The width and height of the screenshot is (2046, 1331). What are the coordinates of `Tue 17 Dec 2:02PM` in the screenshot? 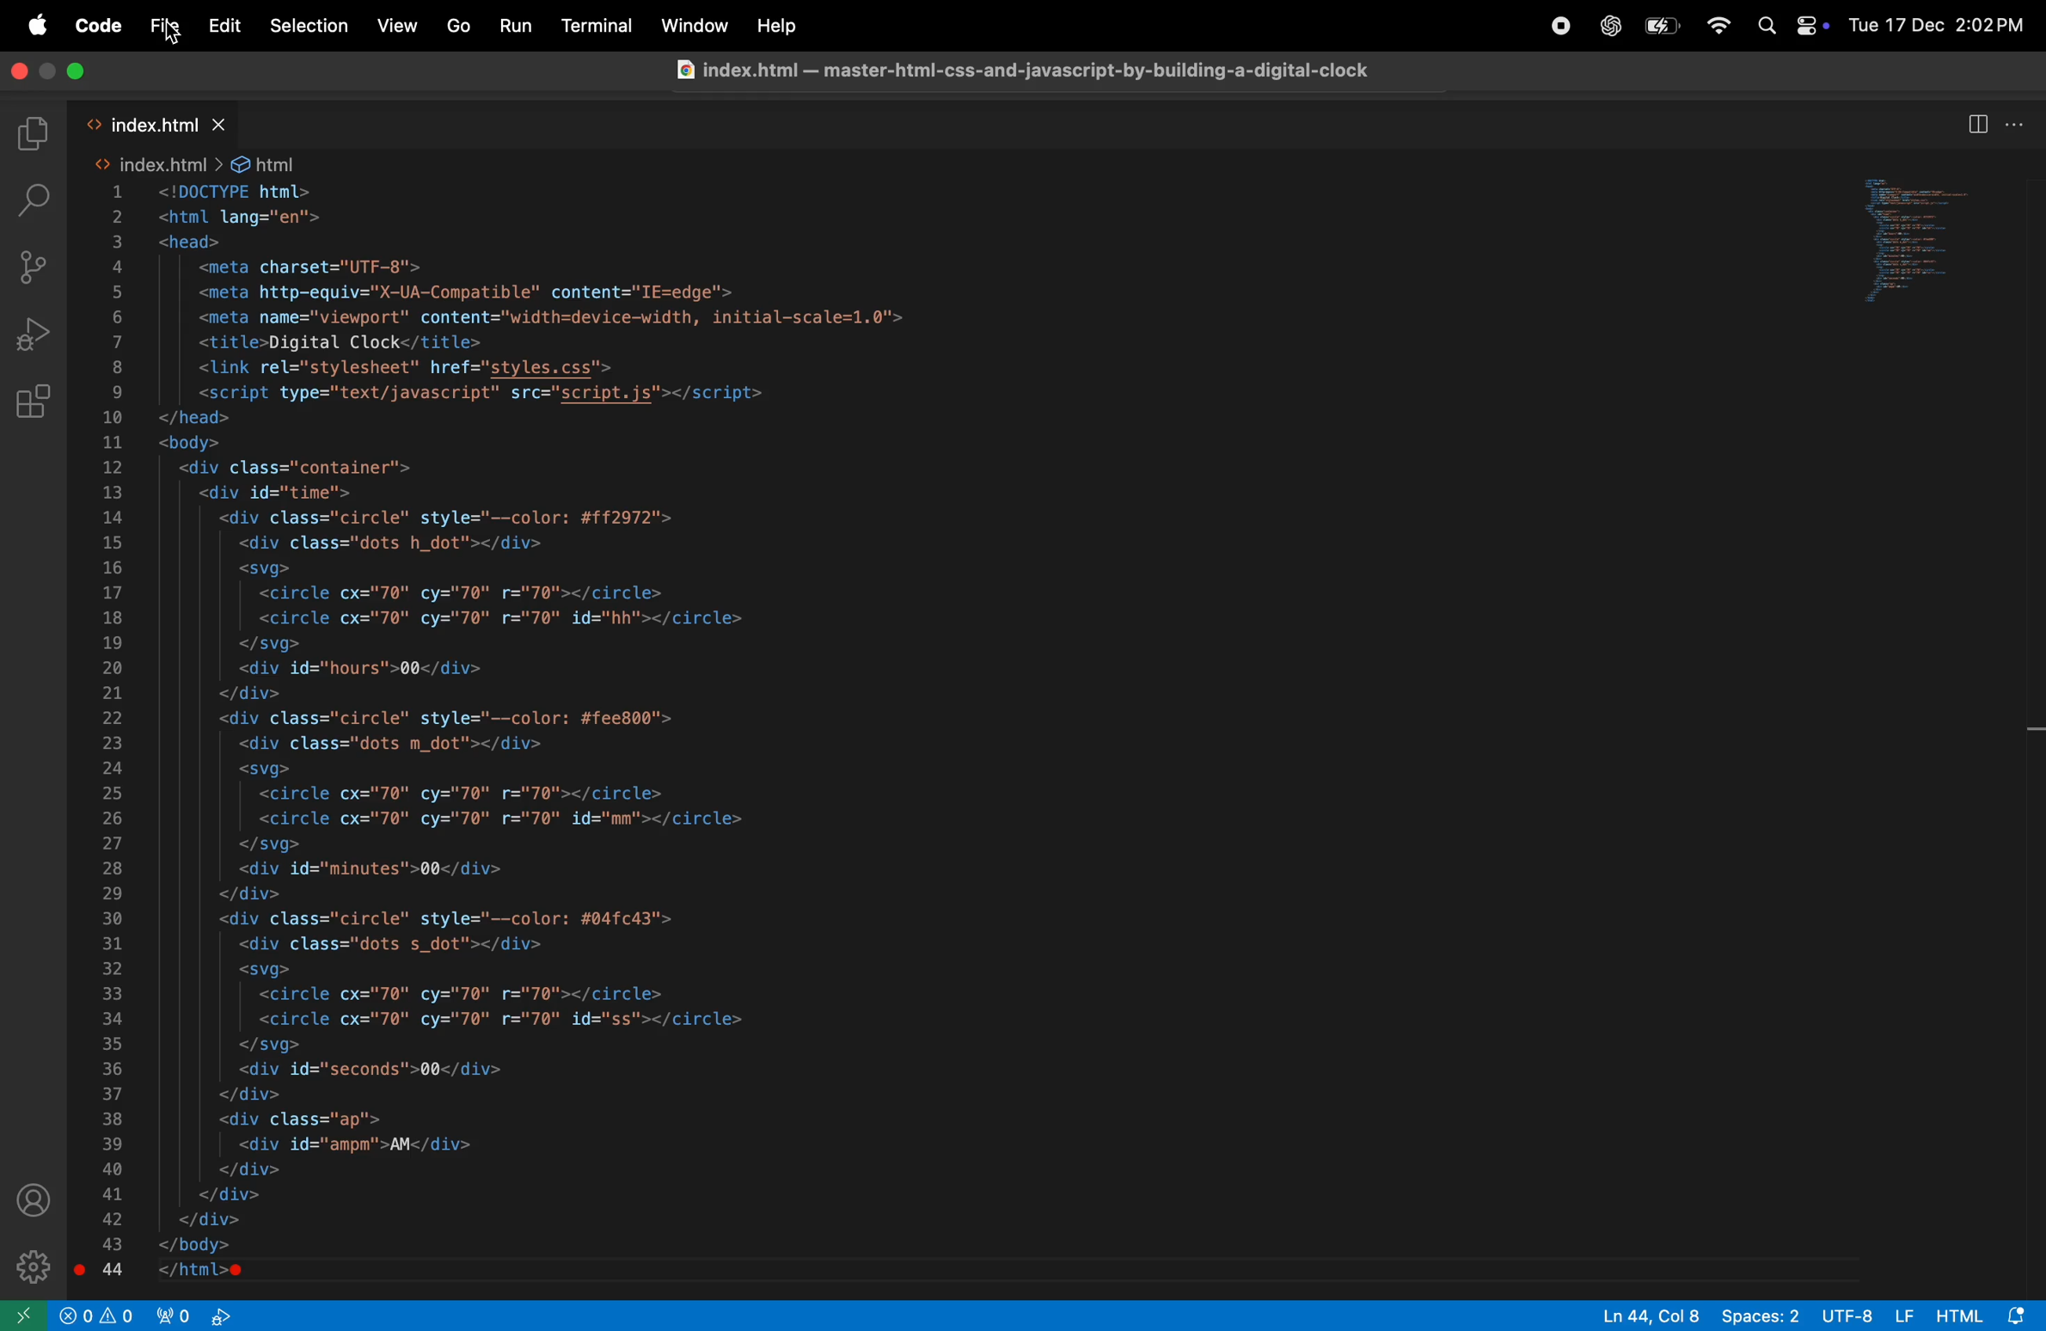 It's located at (1938, 27).